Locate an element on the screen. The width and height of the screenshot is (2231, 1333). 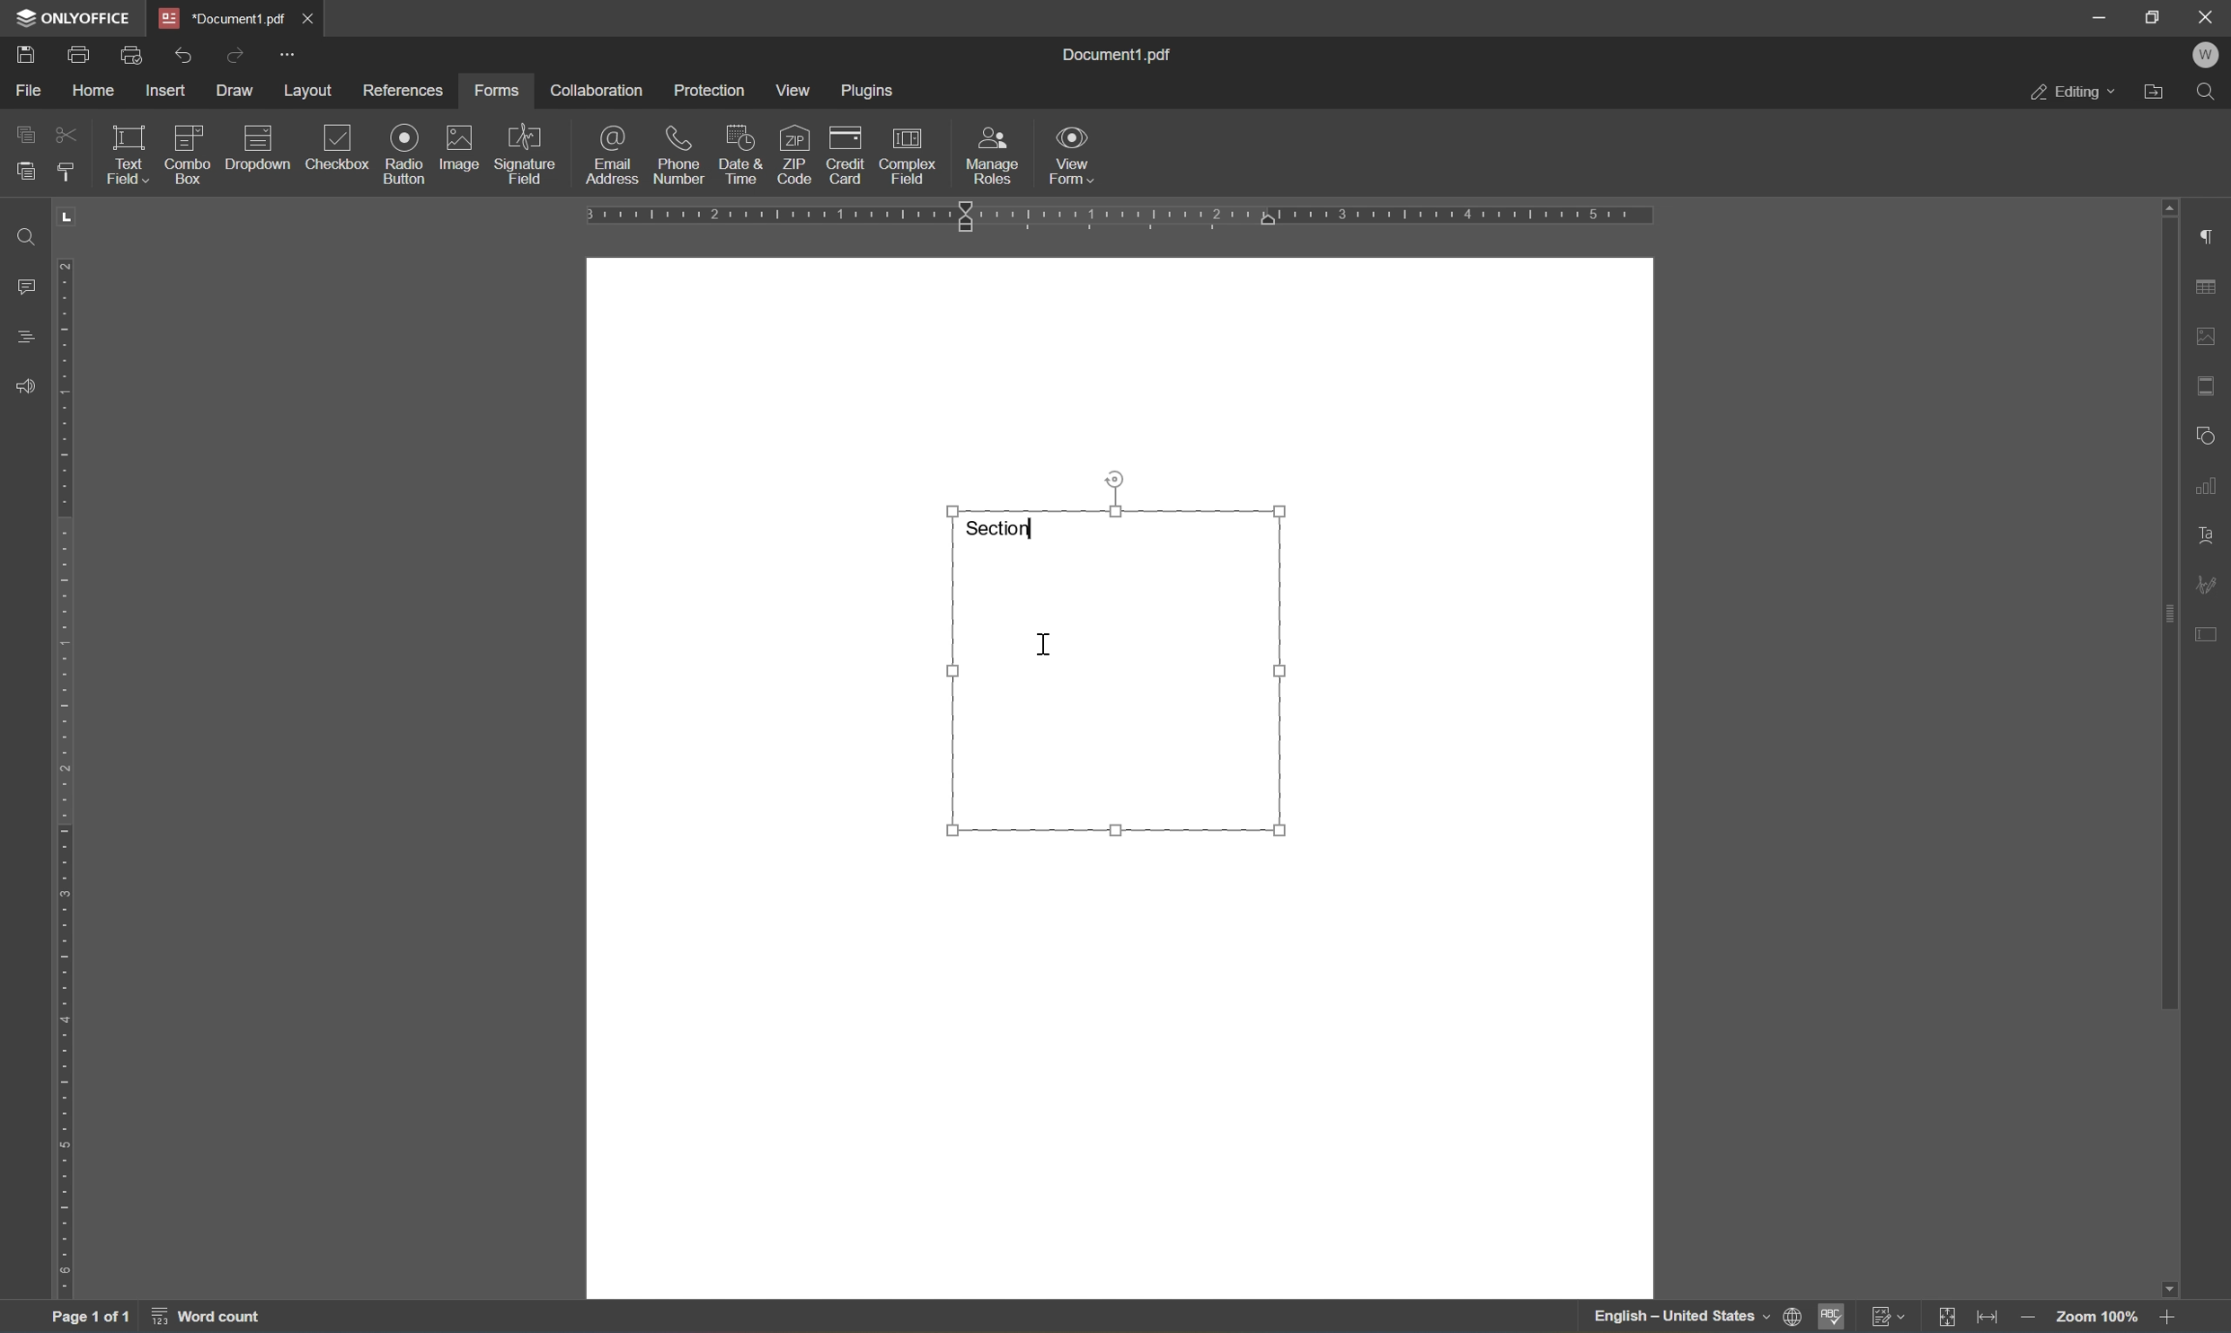
paste is located at coordinates (25, 171).